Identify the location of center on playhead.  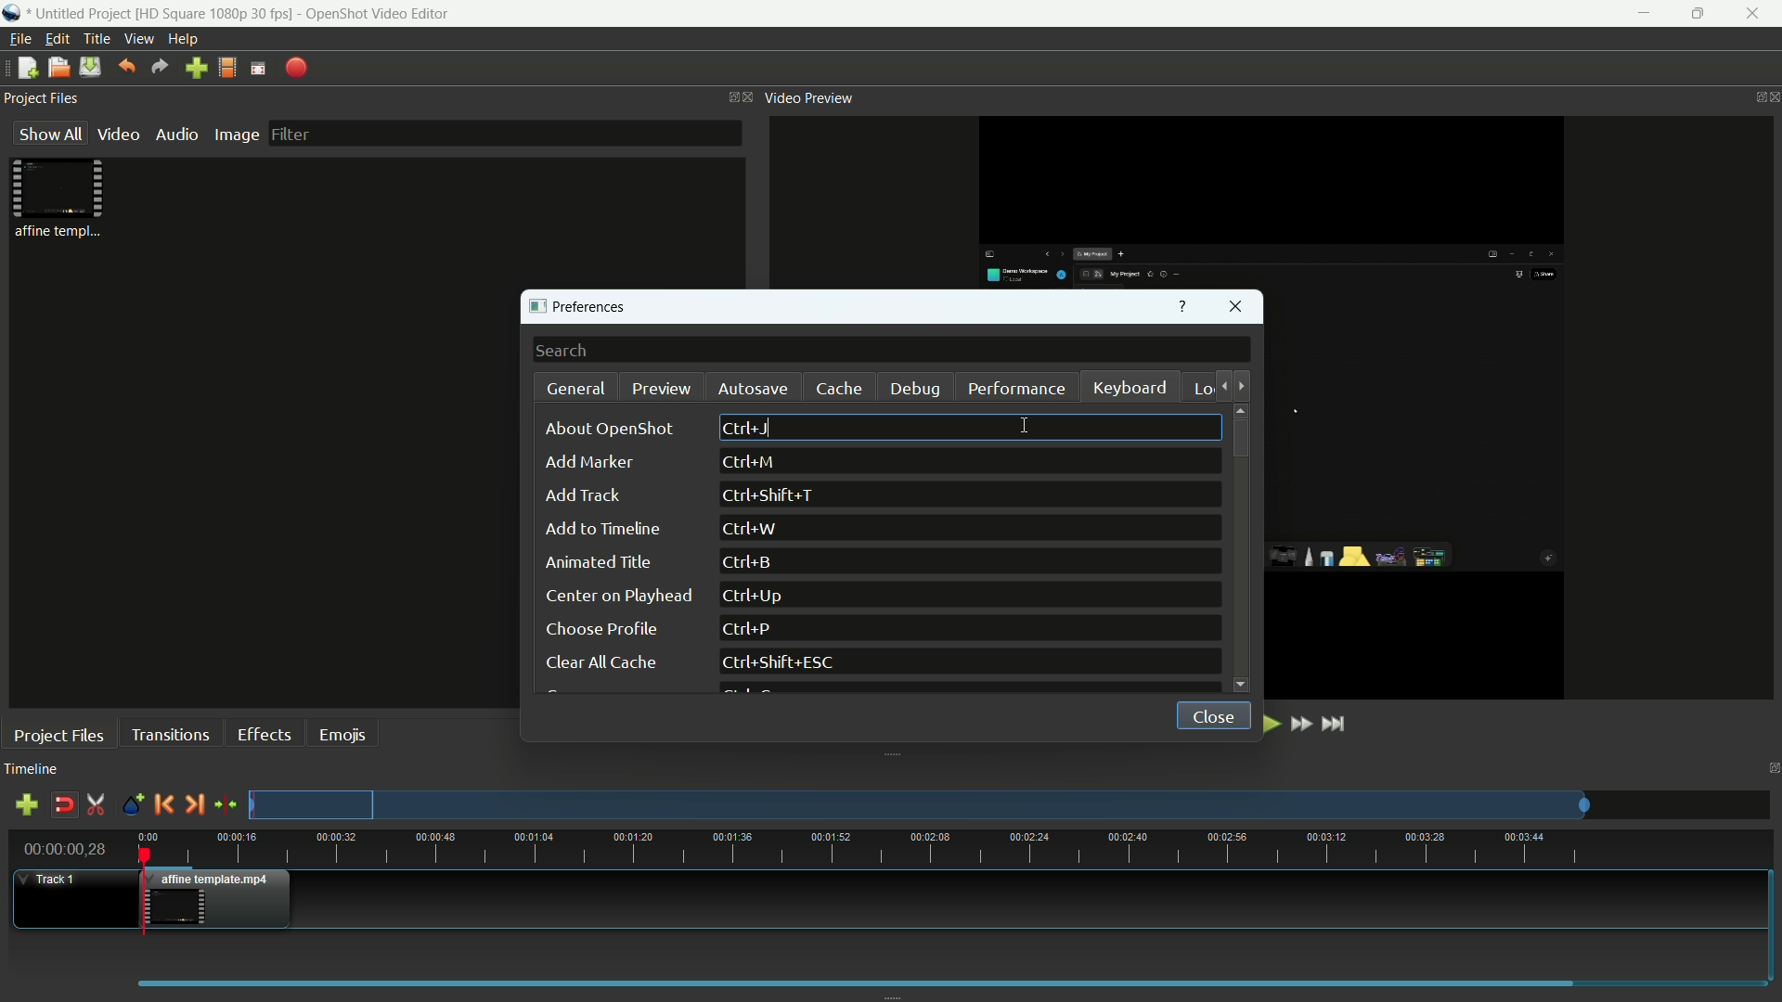
(616, 596).